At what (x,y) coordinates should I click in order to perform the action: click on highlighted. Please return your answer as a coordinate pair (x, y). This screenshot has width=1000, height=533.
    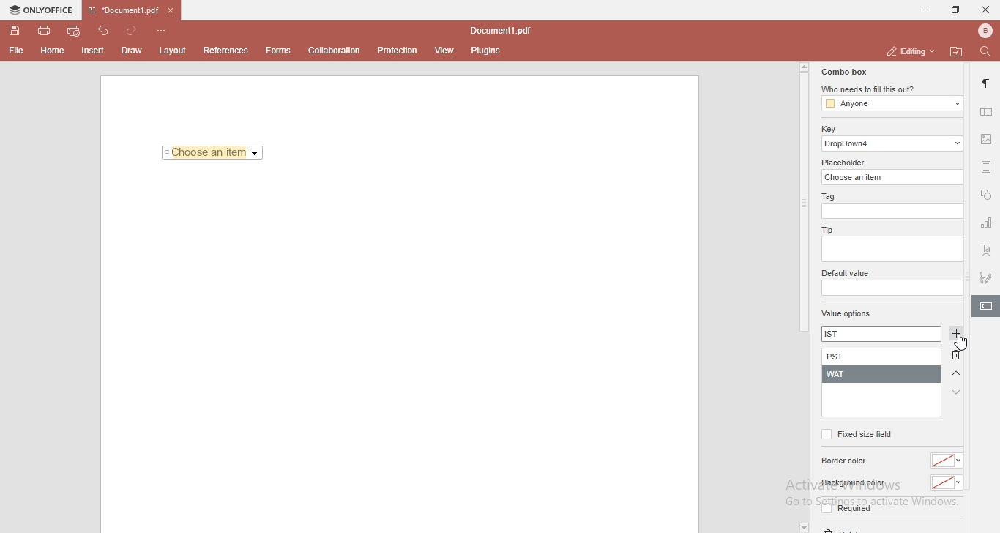
    Looking at the image, I should click on (985, 307).